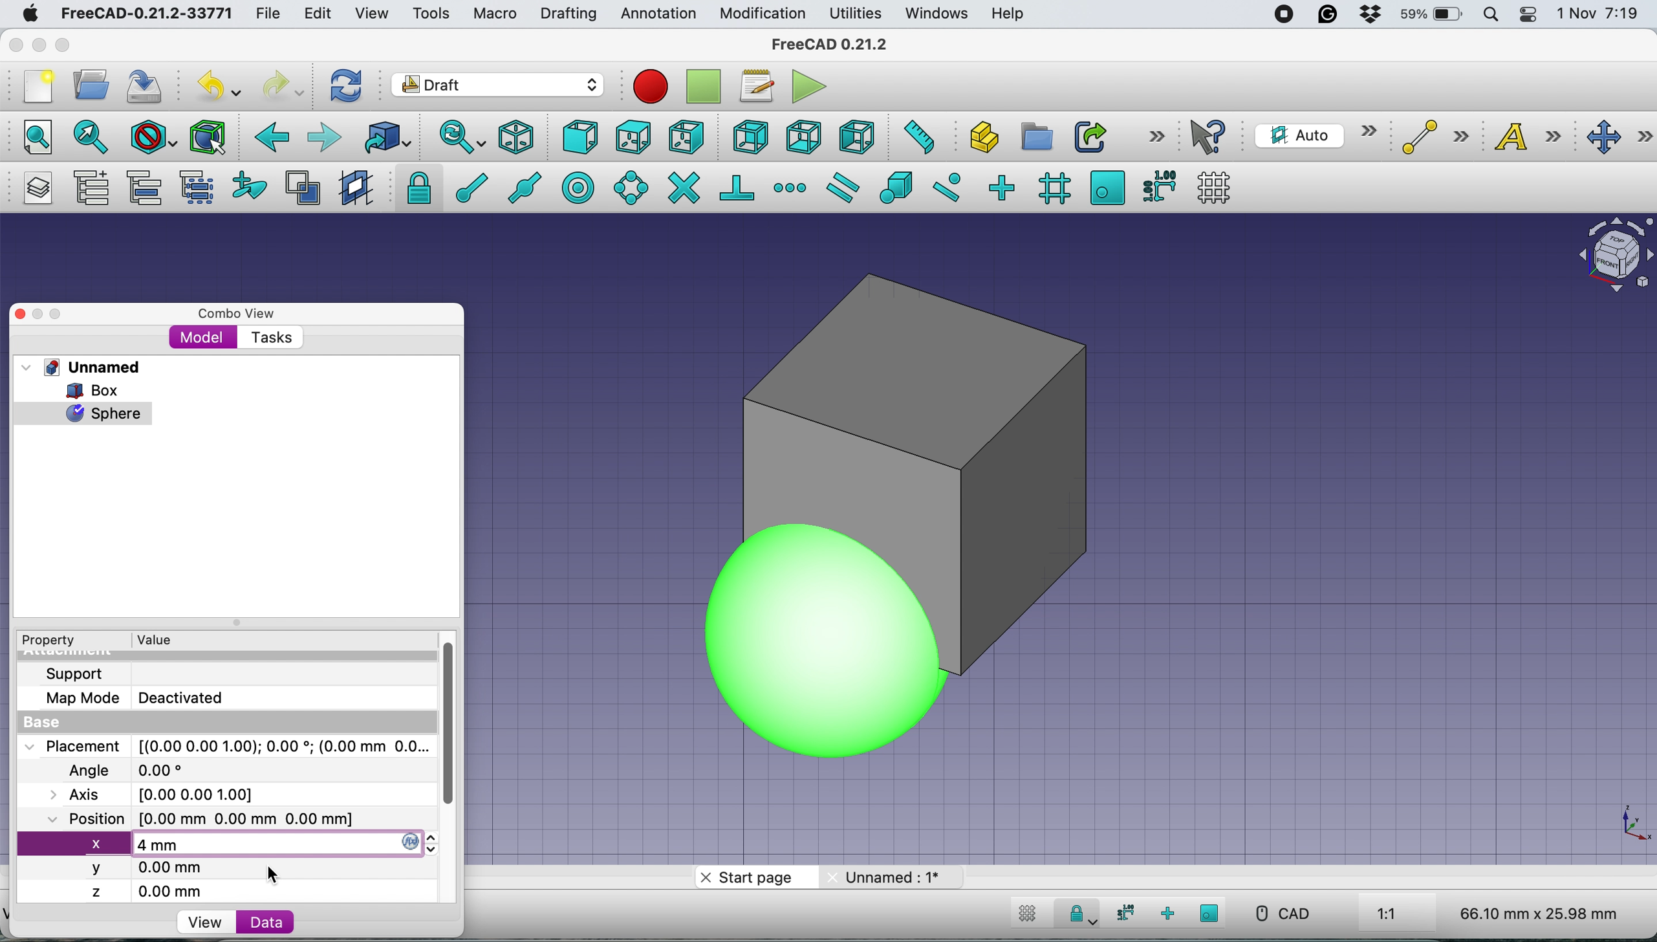  Describe the element at coordinates (101, 390) in the screenshot. I see `box` at that location.